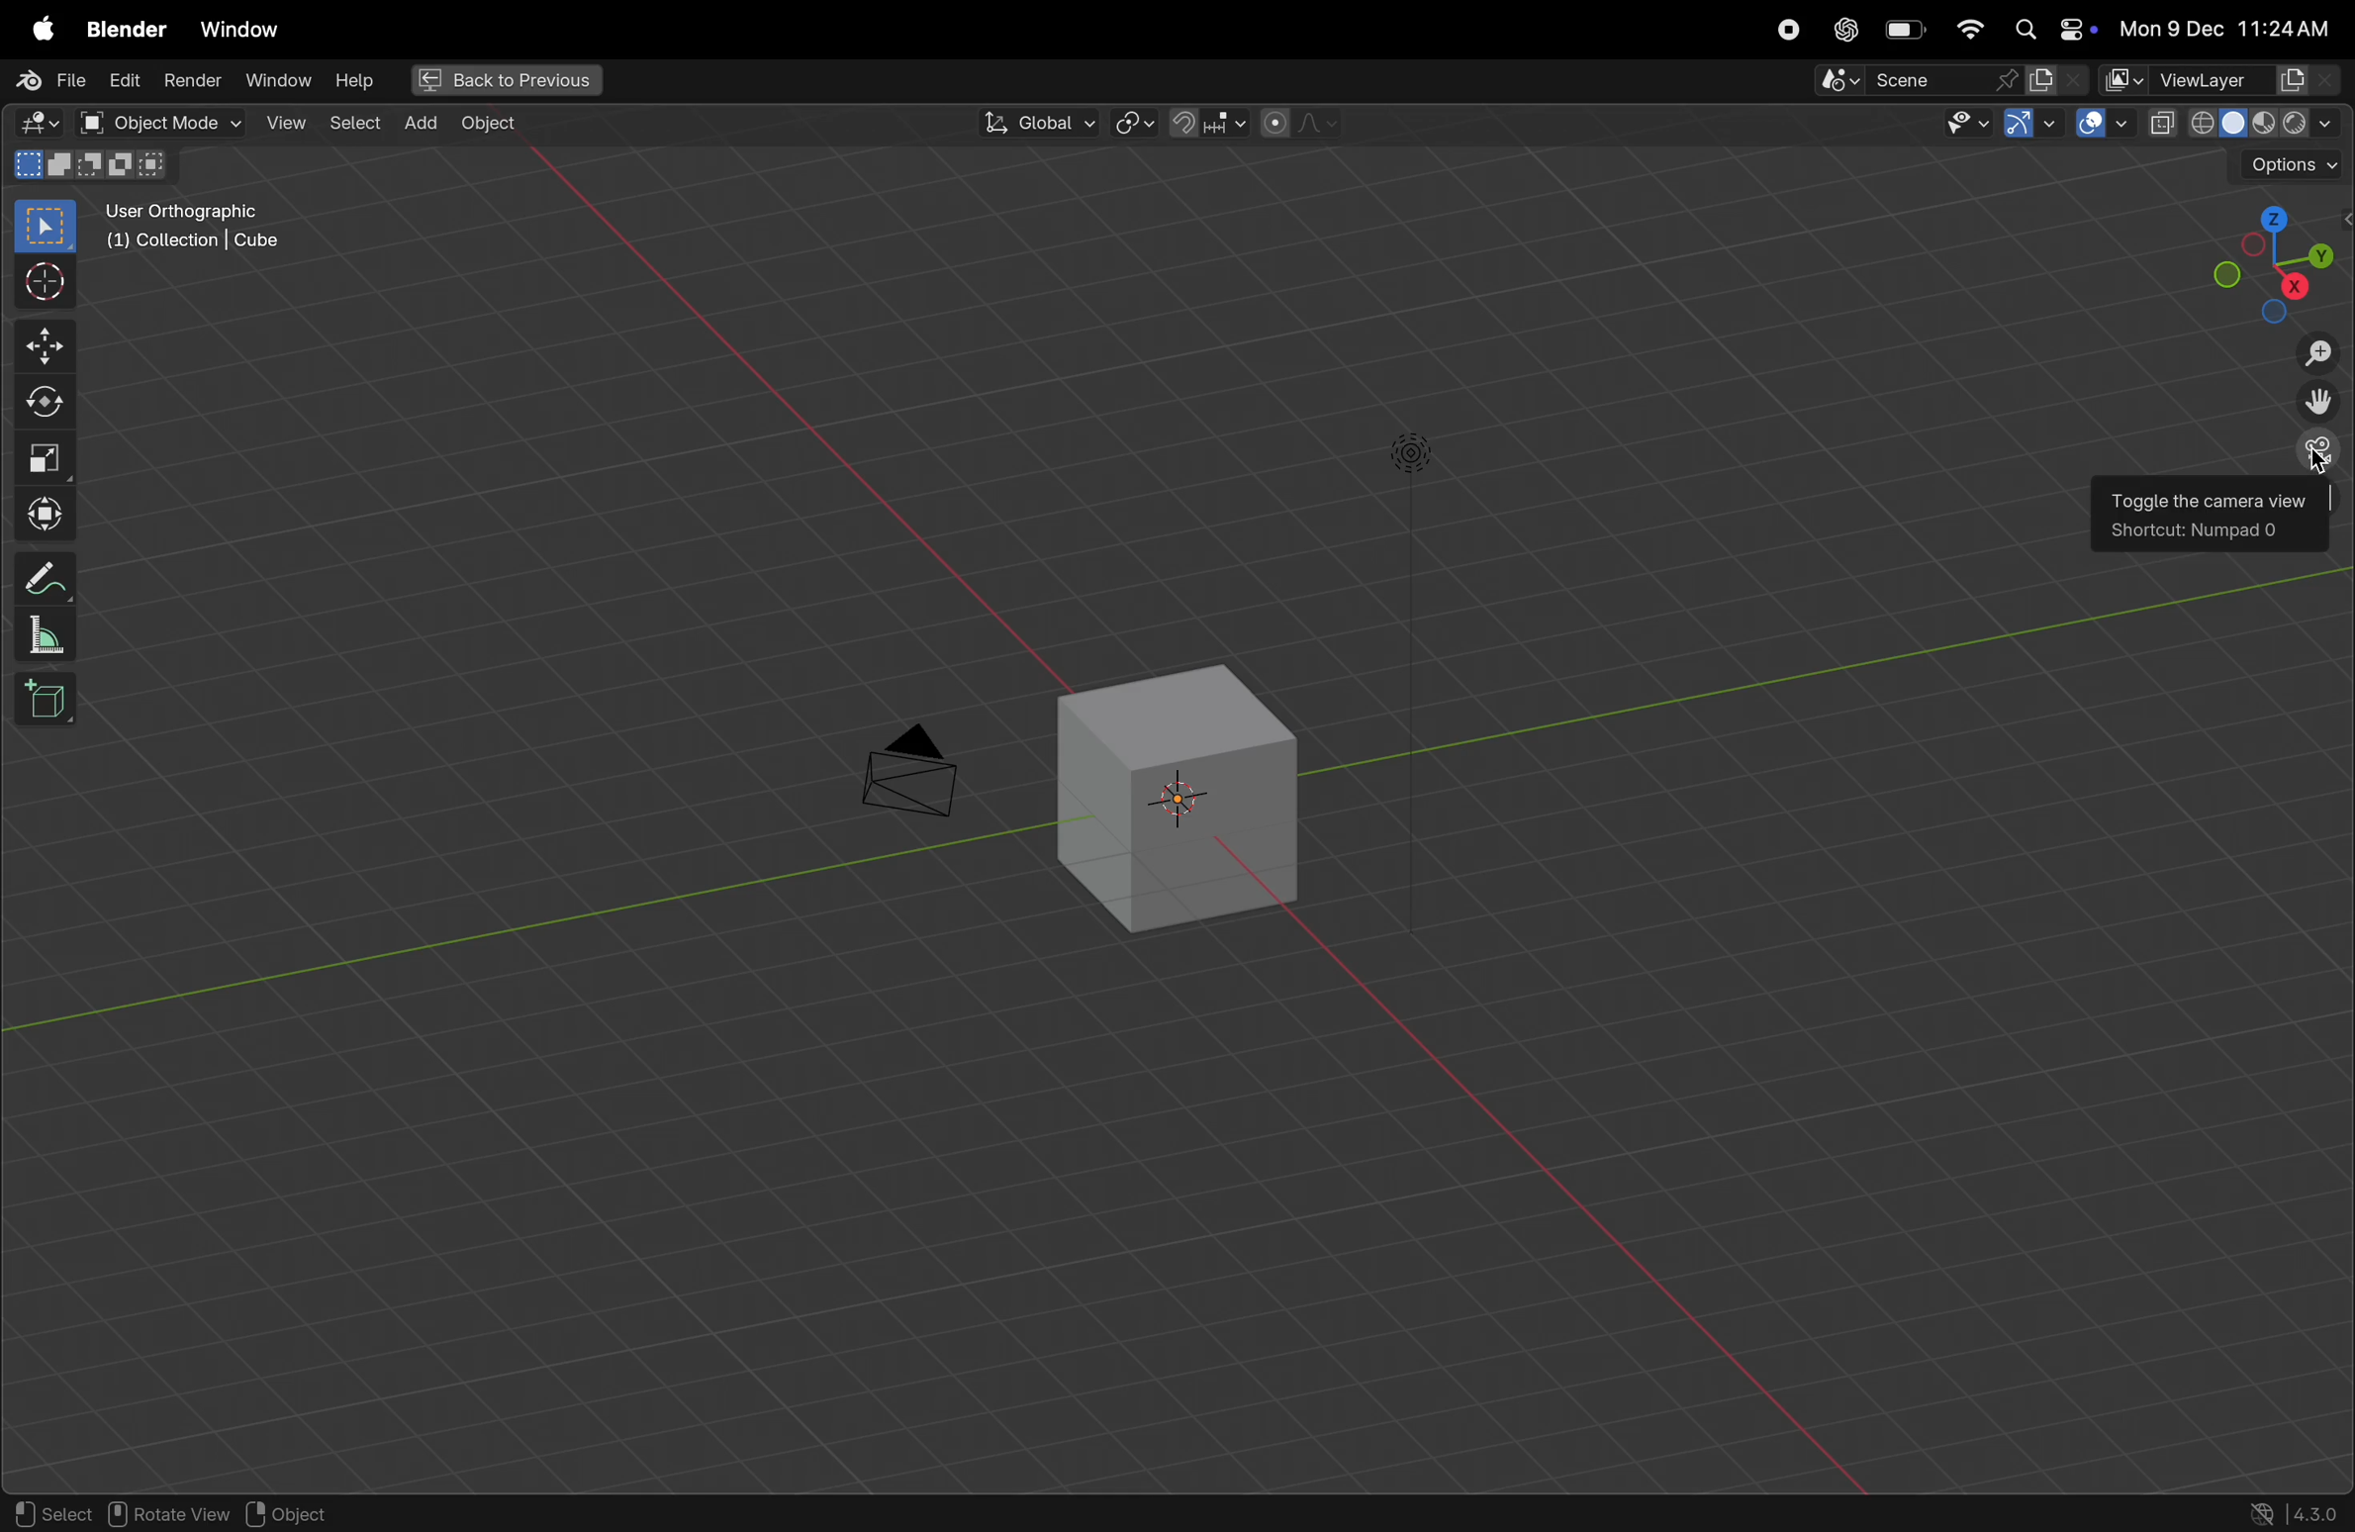 The width and height of the screenshot is (2355, 1532). Describe the element at coordinates (35, 23) in the screenshot. I see `apple menu` at that location.